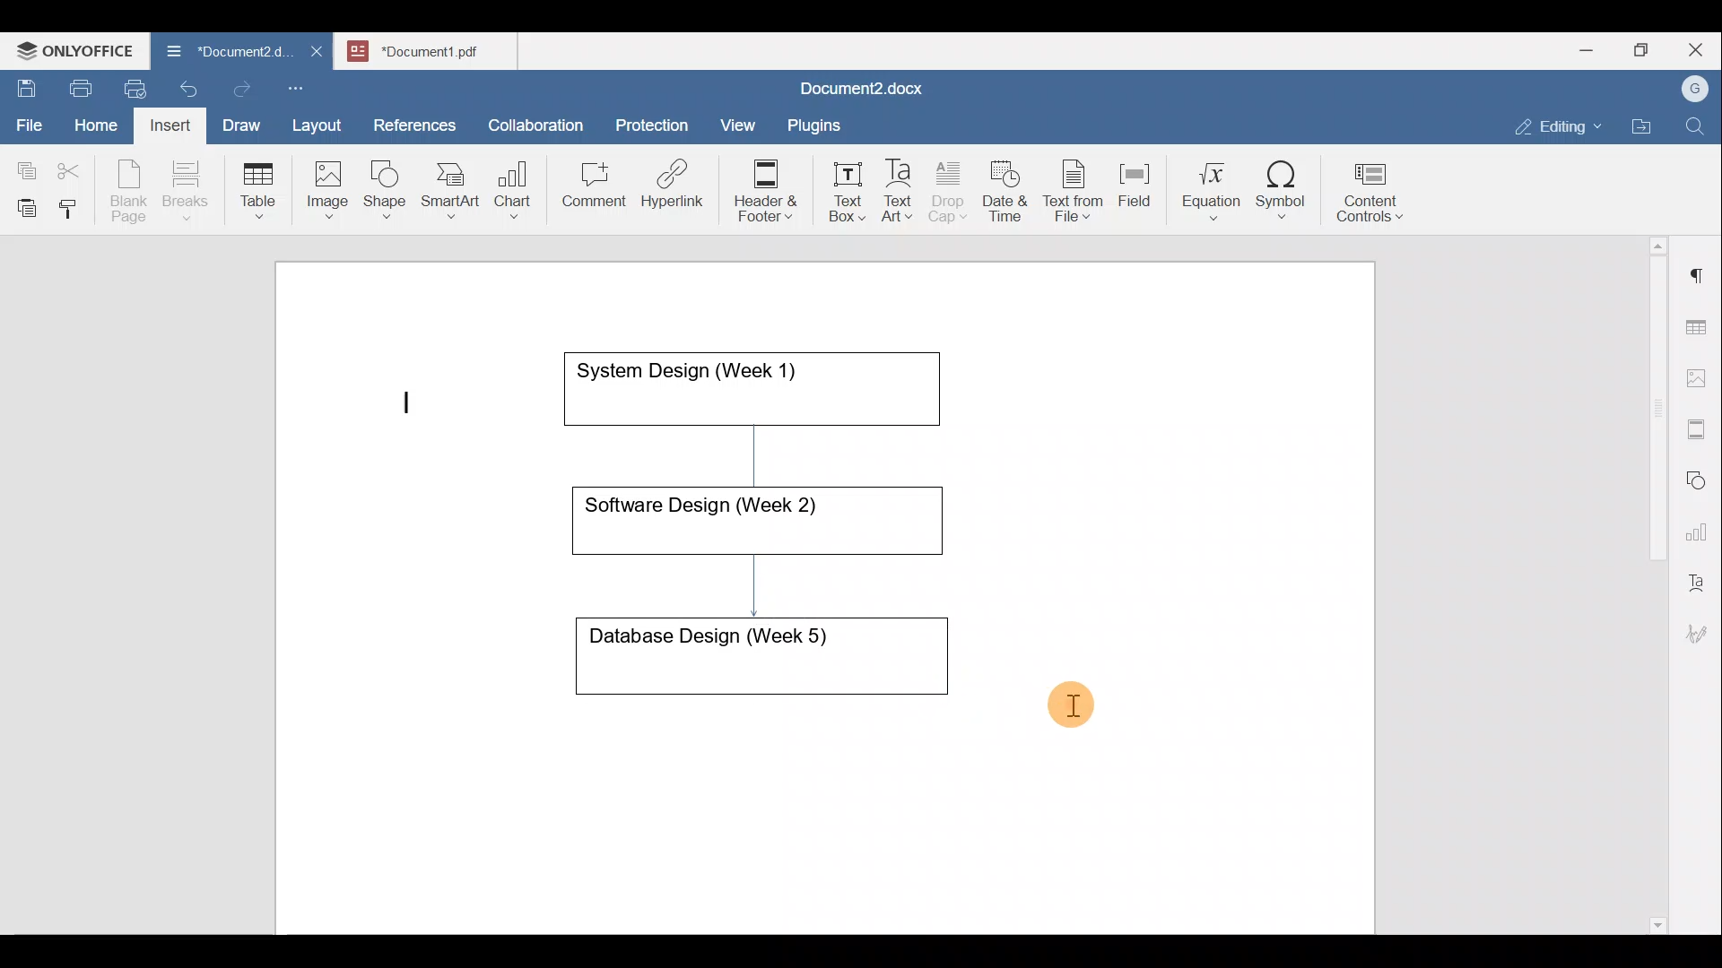  What do you see at coordinates (387, 181) in the screenshot?
I see `Shape` at bounding box center [387, 181].